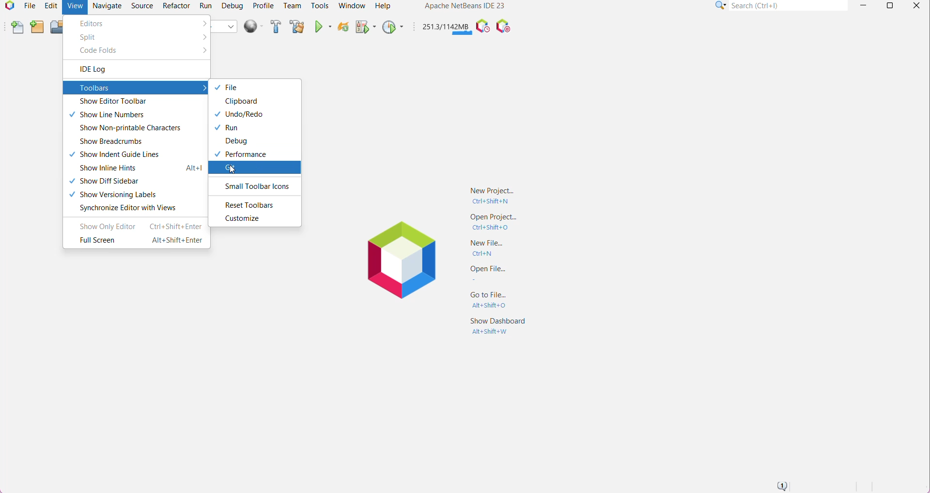  What do you see at coordinates (498, 330) in the screenshot?
I see `Show Dashboard` at bounding box center [498, 330].